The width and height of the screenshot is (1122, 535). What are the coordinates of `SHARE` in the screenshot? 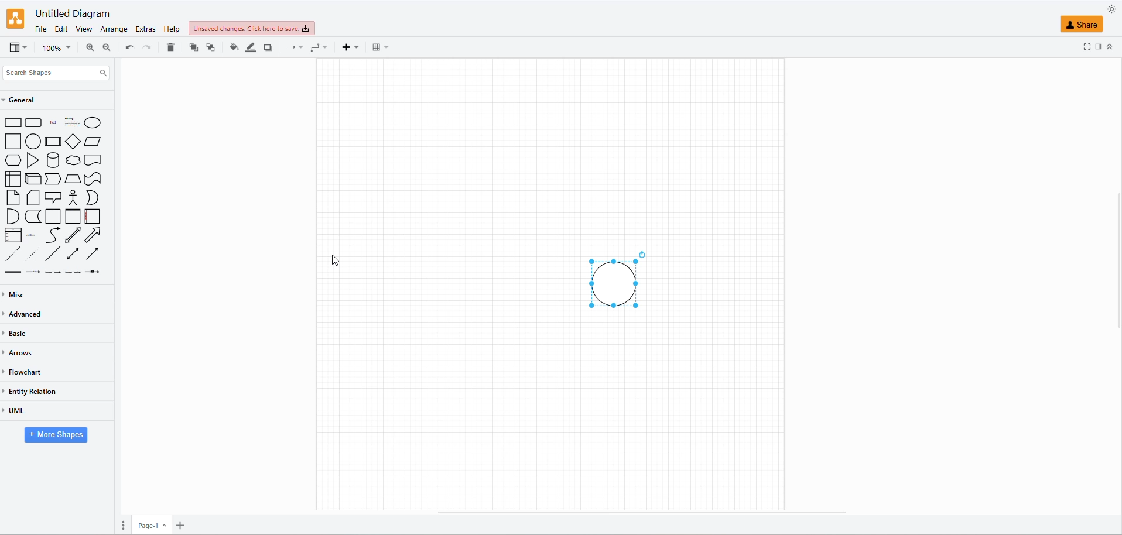 It's located at (1083, 25).